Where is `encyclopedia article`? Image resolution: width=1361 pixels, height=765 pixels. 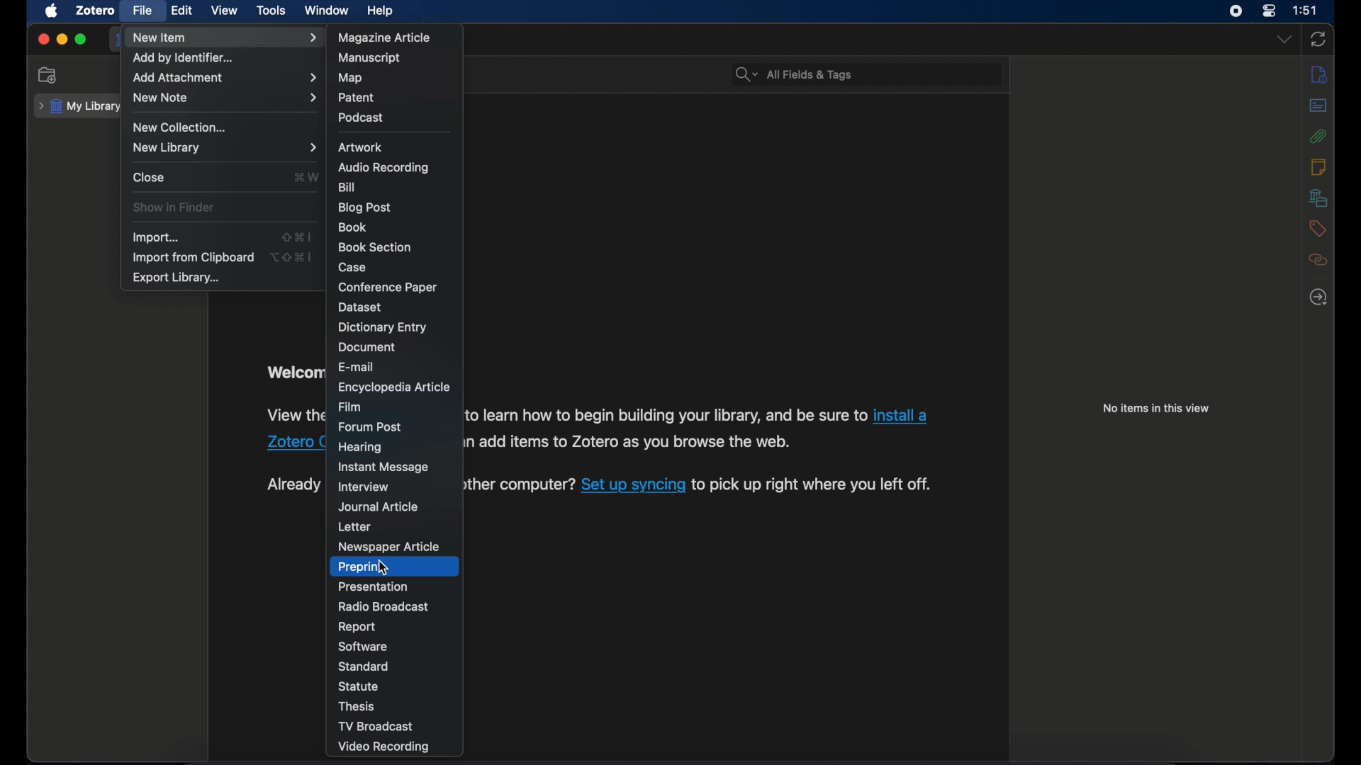 encyclopedia article is located at coordinates (393, 387).